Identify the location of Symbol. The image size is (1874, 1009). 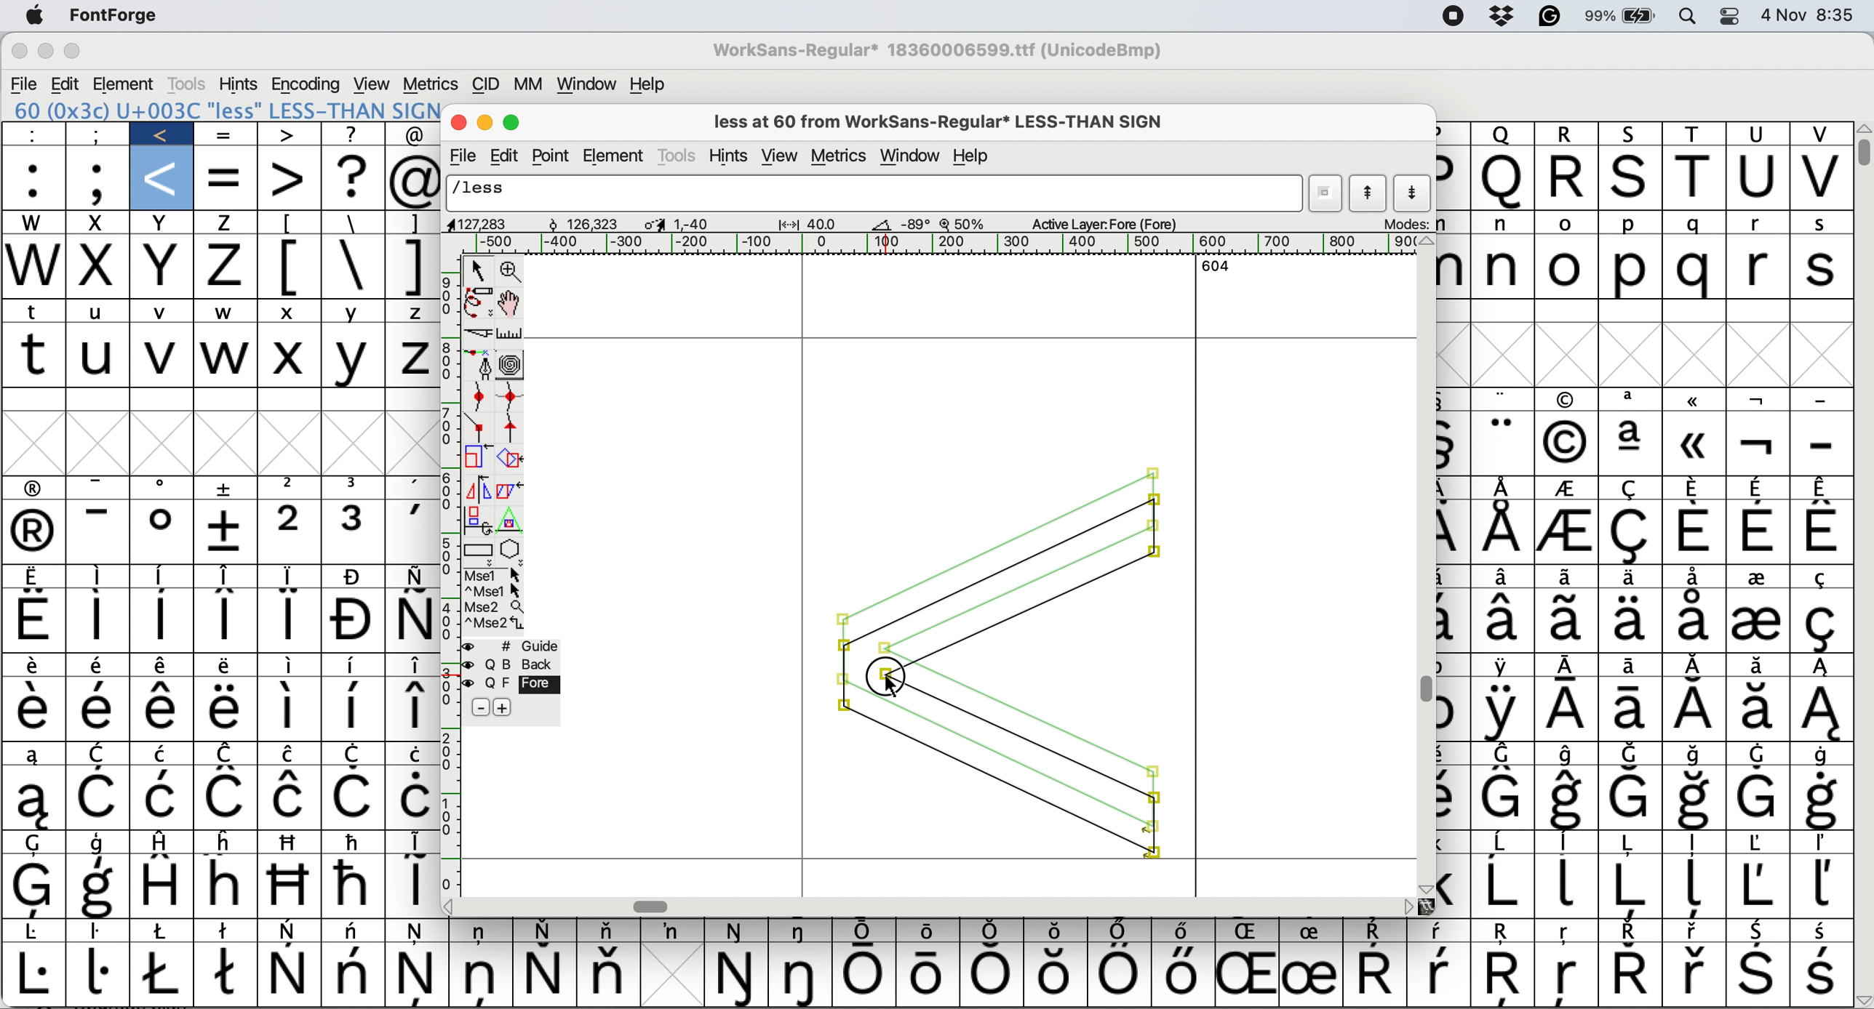
(1758, 755).